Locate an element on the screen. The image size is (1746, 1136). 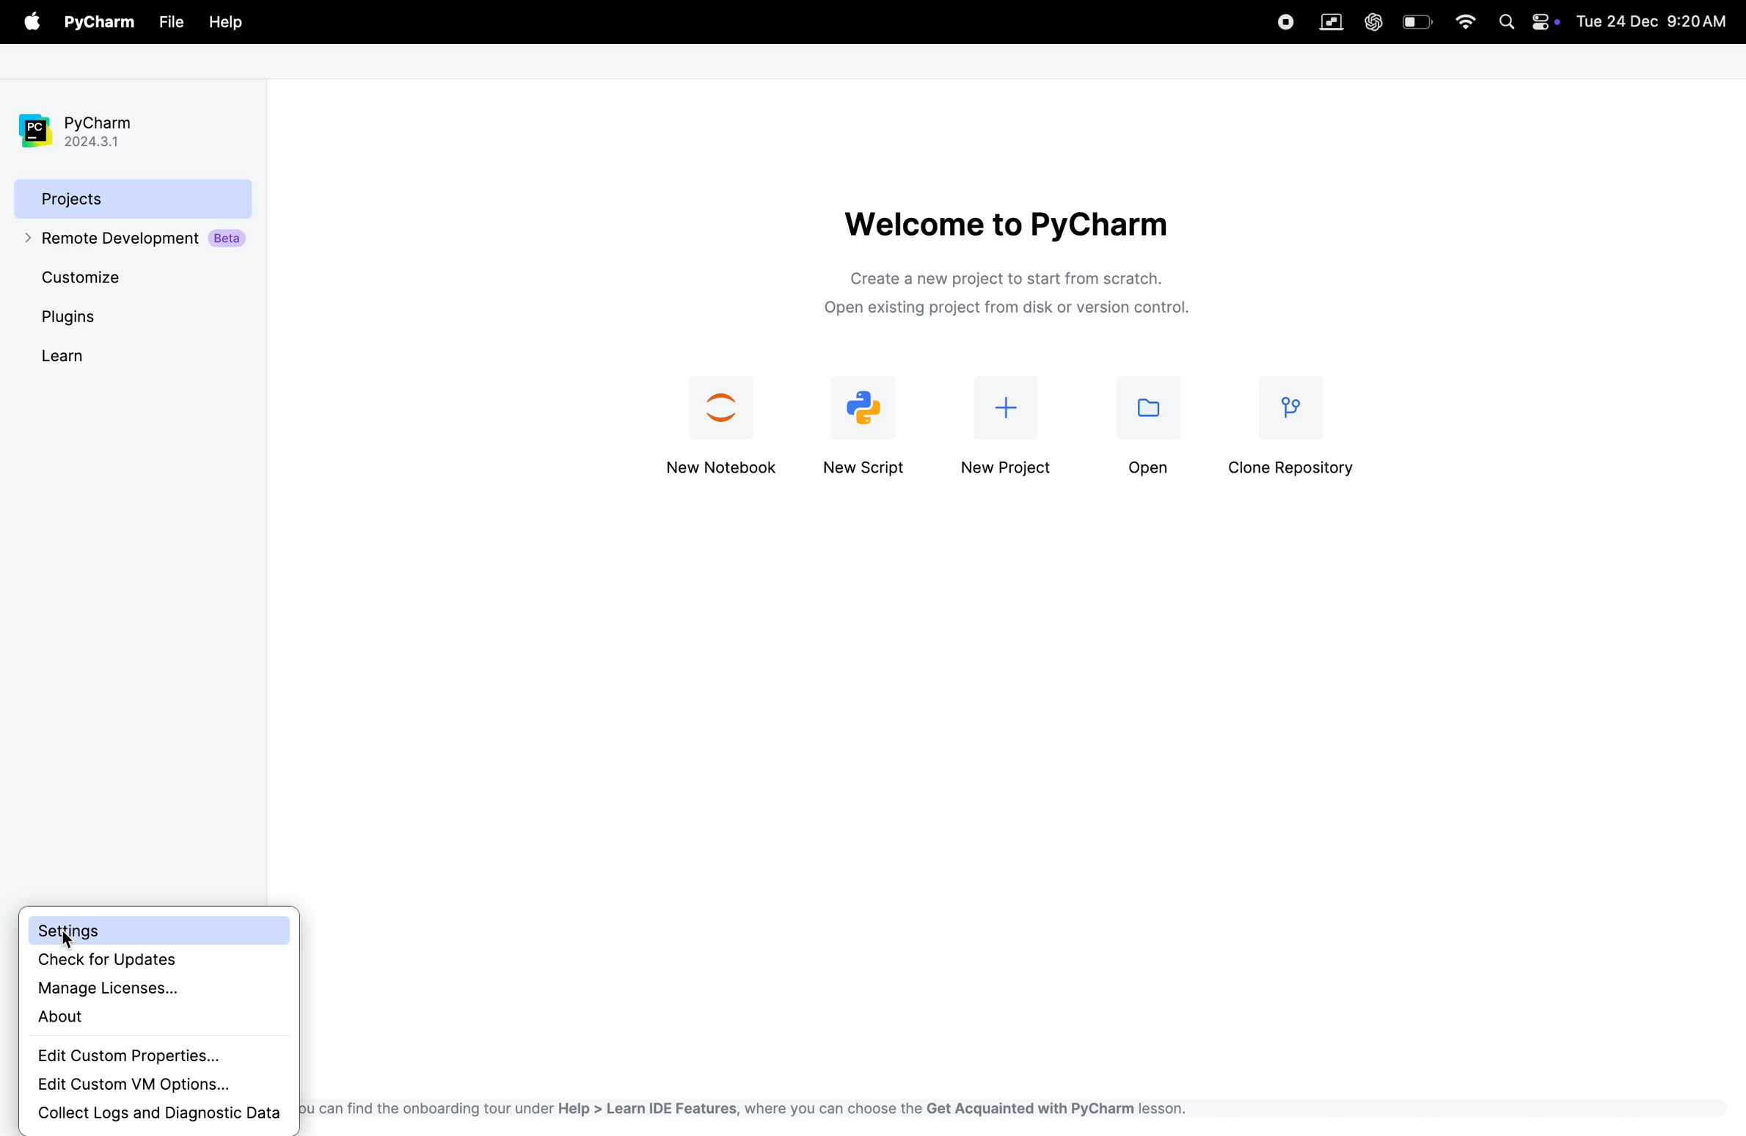
new project is located at coordinates (1009, 432).